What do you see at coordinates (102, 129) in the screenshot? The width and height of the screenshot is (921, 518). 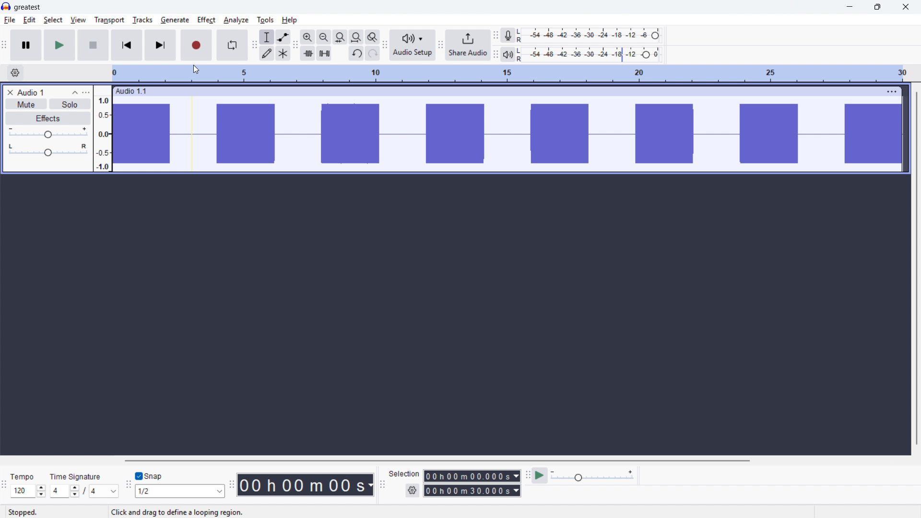 I see `Amplitude ` at bounding box center [102, 129].